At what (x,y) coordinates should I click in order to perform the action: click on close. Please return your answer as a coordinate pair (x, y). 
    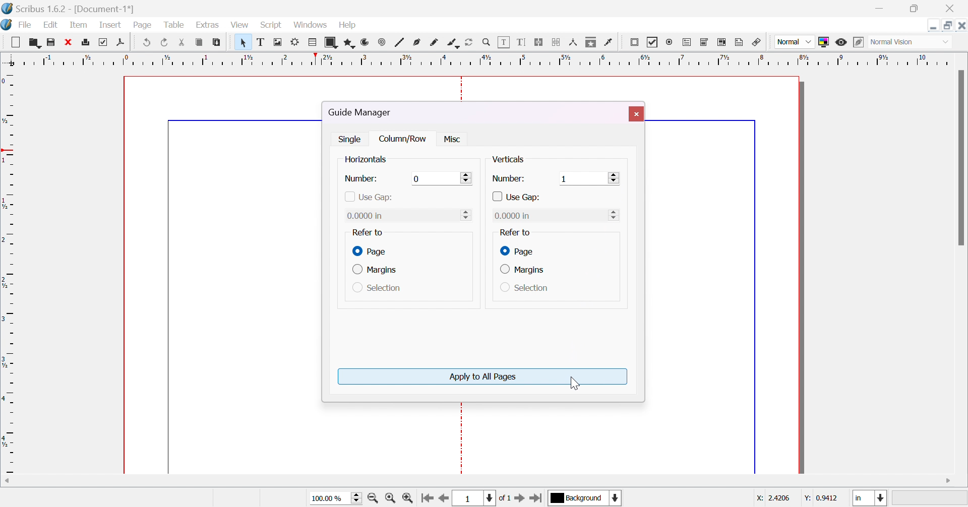
    Looking at the image, I should click on (69, 42).